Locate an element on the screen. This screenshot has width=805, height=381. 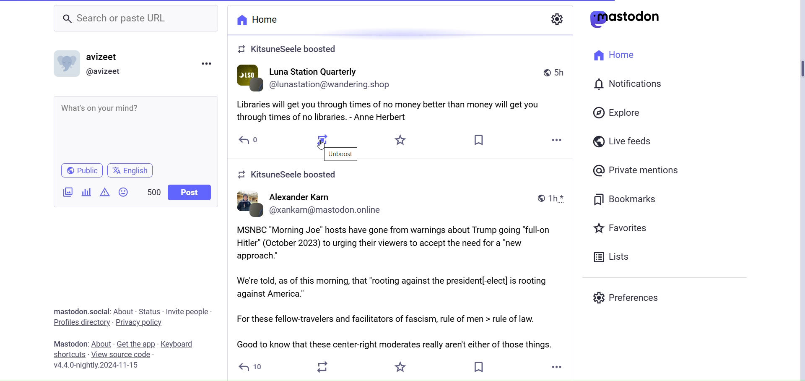
Shortcuts is located at coordinates (70, 355).